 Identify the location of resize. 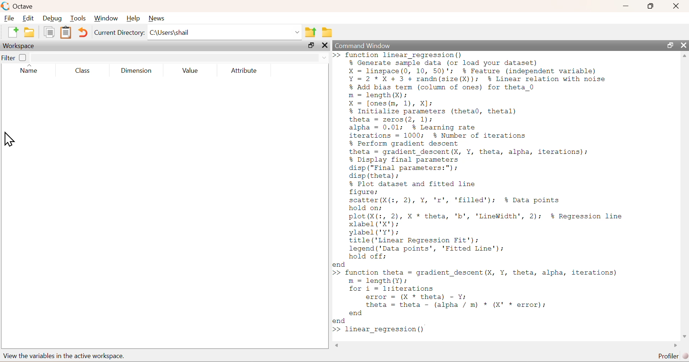
(651, 6).